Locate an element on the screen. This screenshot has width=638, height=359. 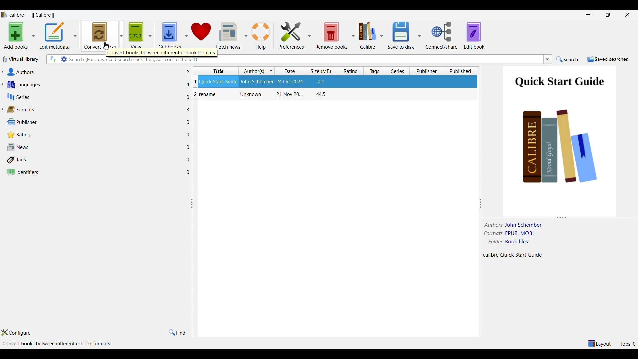
Edit book is located at coordinates (474, 36).